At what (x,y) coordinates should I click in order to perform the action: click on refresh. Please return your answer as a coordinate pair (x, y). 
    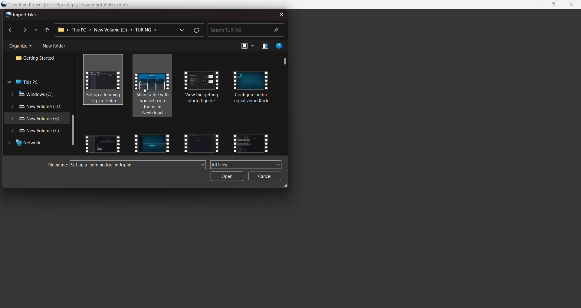
    Looking at the image, I should click on (196, 31).